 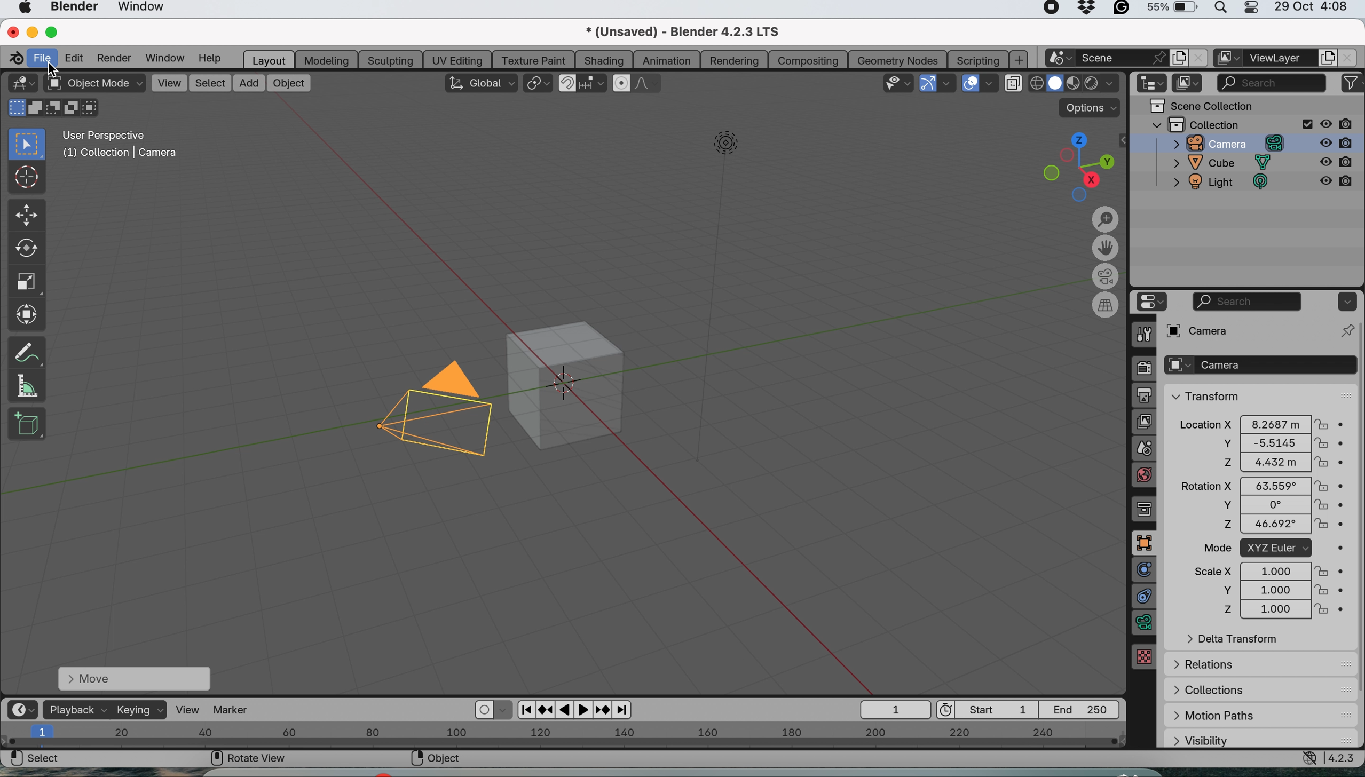 I want to click on object, so click(x=569, y=386).